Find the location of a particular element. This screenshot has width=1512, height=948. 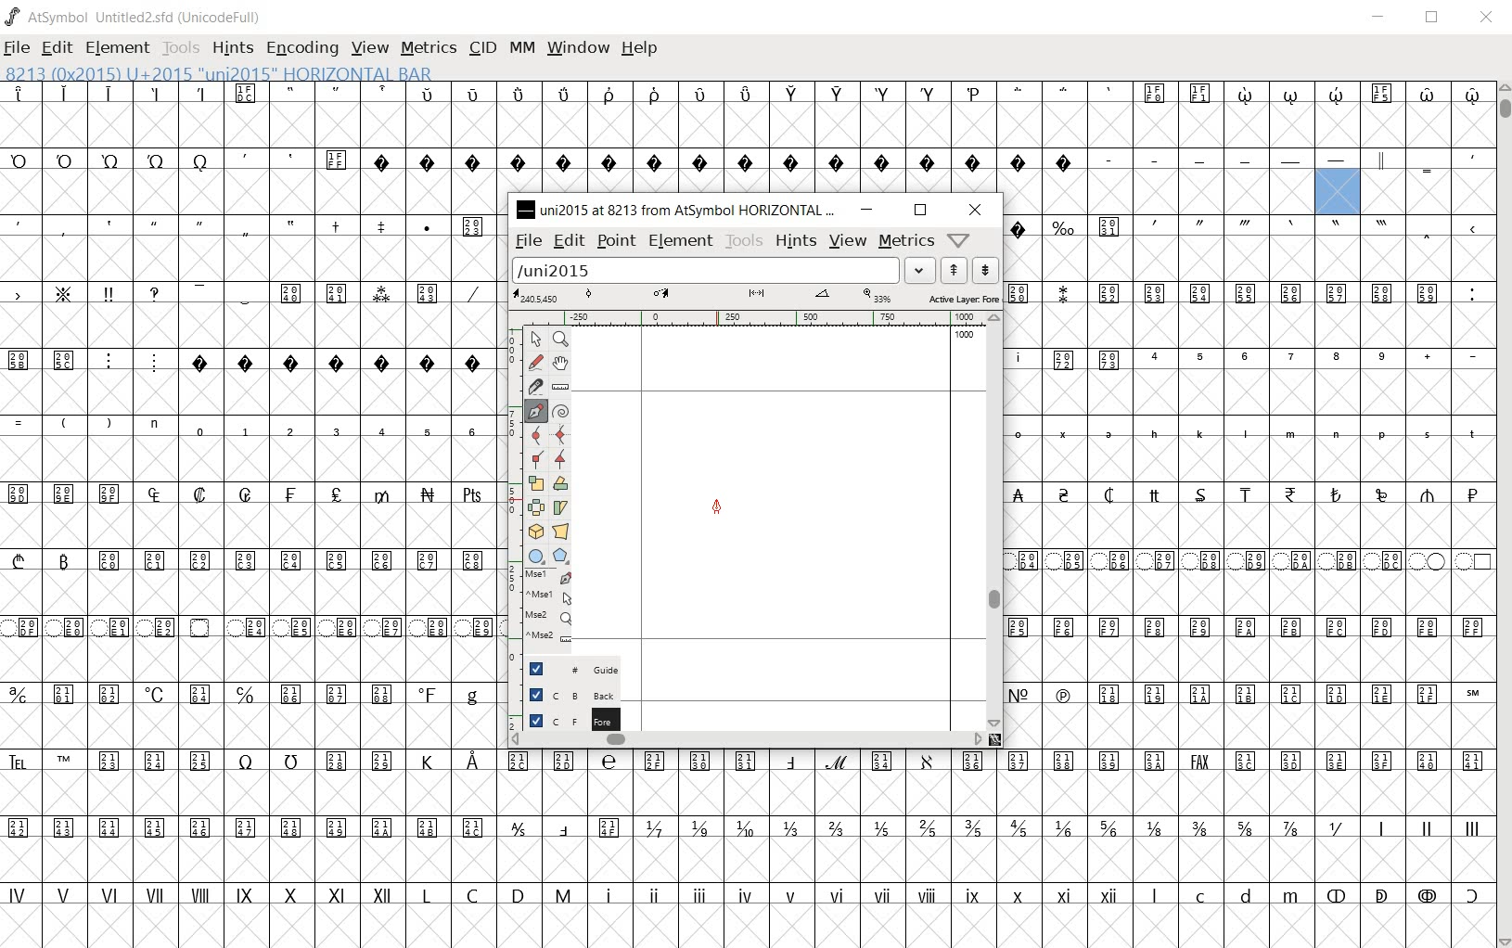

scrollbar is located at coordinates (746, 741).